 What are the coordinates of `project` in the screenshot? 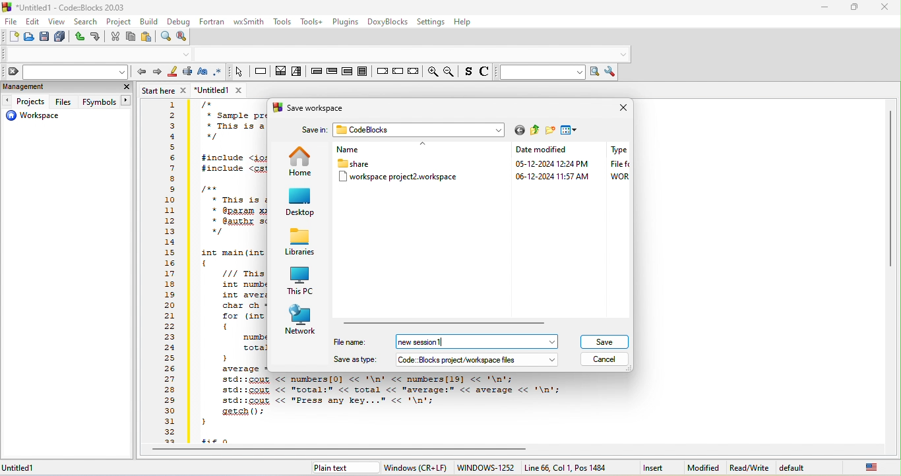 It's located at (120, 22).